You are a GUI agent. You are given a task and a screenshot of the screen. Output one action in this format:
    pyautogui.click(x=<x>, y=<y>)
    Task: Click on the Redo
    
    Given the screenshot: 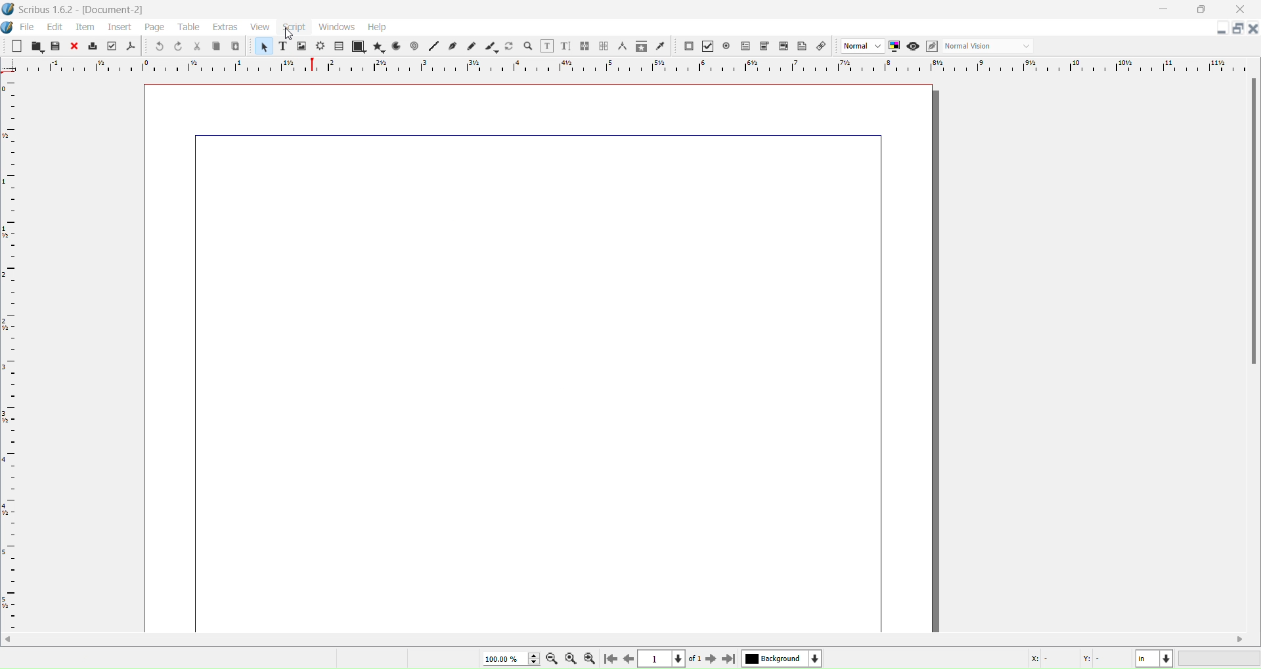 What is the action you would take?
    pyautogui.click(x=177, y=47)
    